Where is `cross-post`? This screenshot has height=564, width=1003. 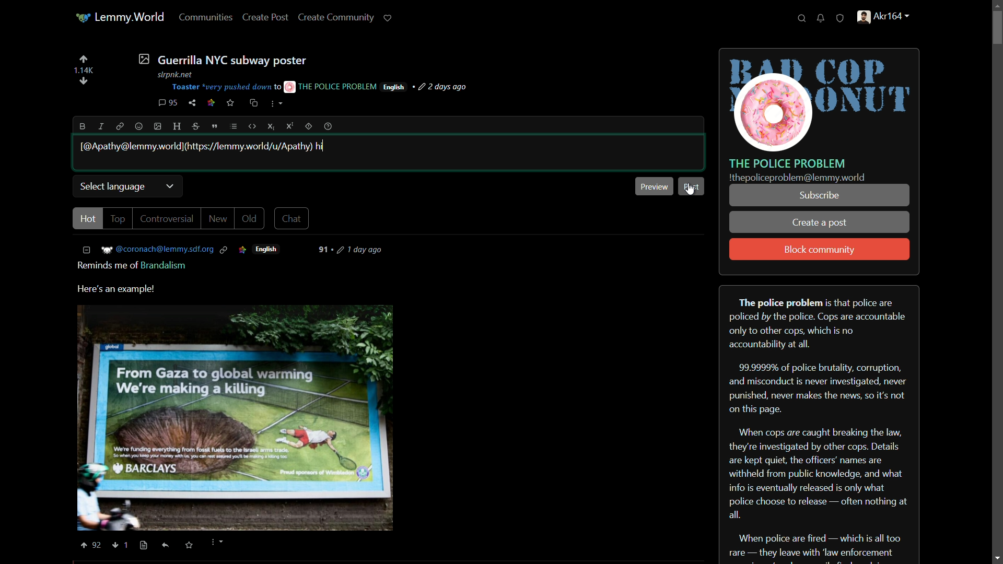 cross-post is located at coordinates (253, 103).